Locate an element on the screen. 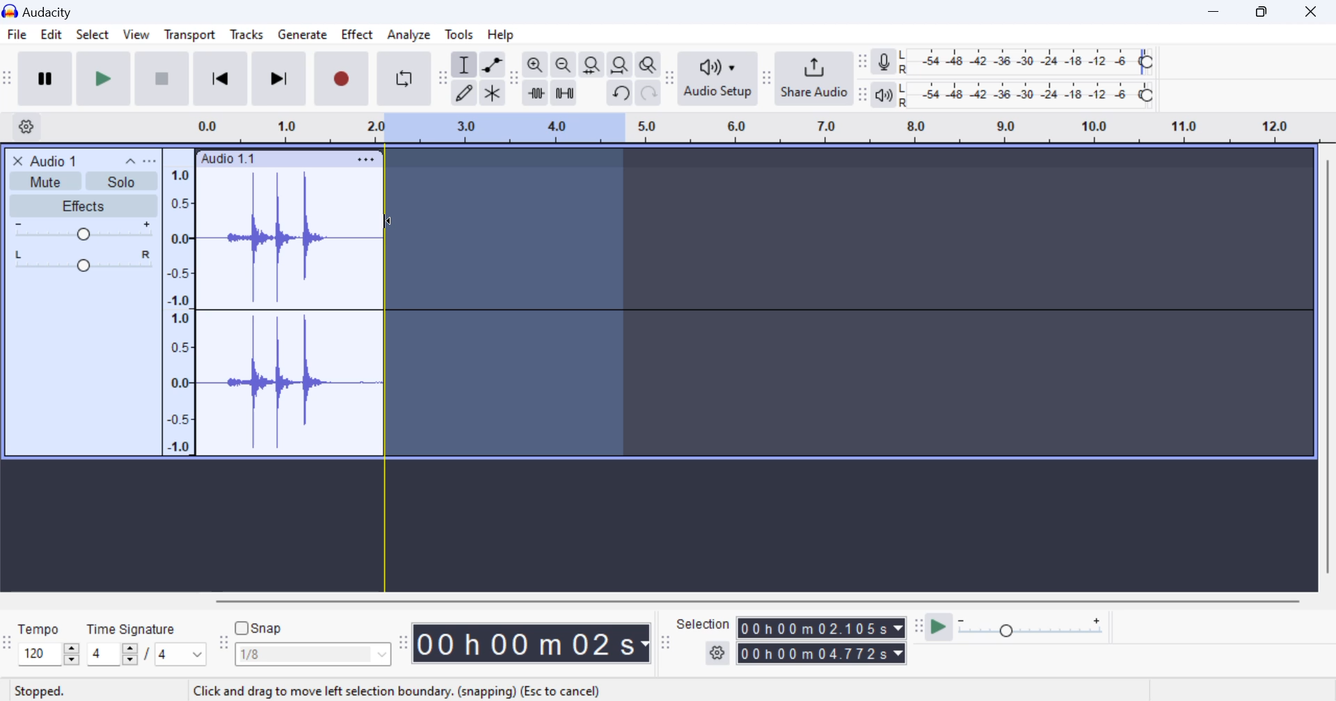 This screenshot has width=1336, height=701. Area Selected is located at coordinates (507, 305).